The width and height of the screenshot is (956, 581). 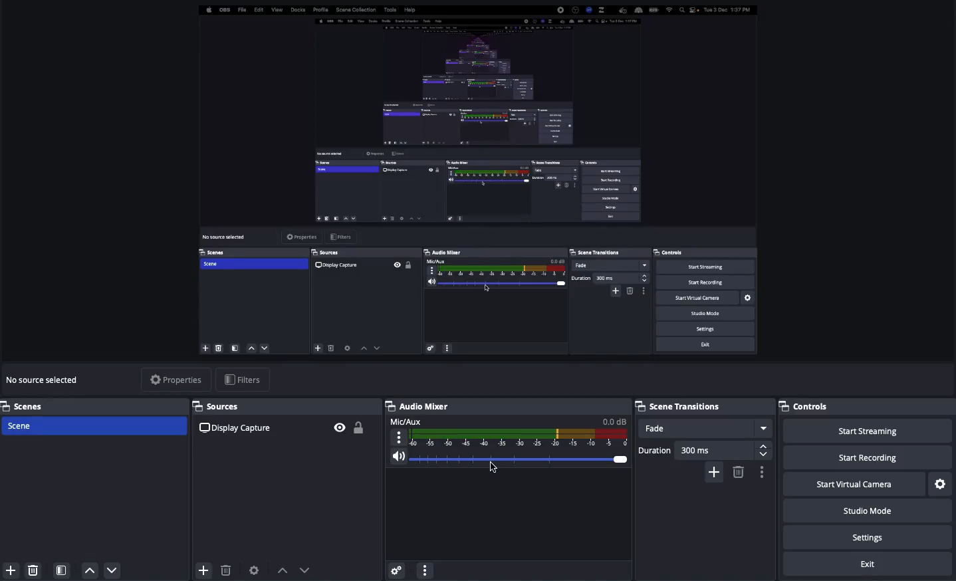 What do you see at coordinates (703, 450) in the screenshot?
I see `Duration` at bounding box center [703, 450].